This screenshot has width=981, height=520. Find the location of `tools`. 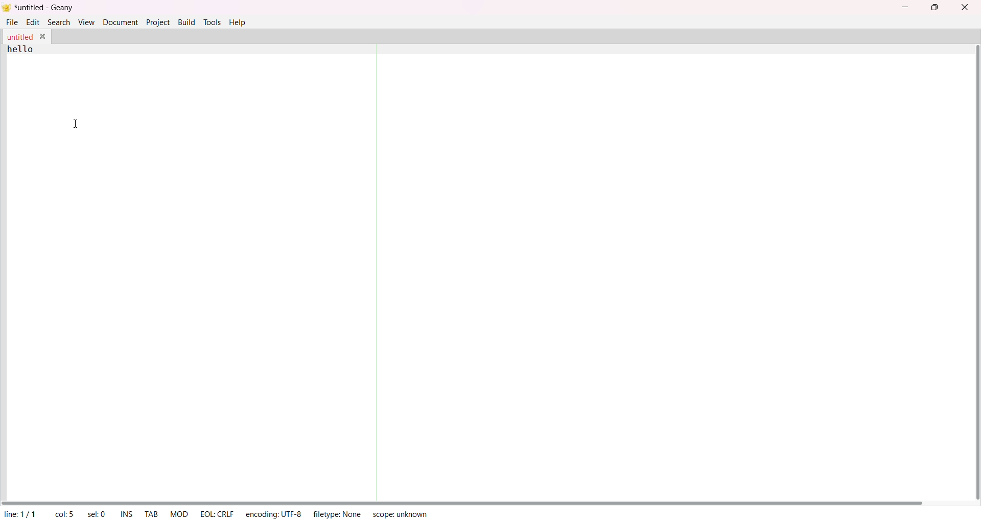

tools is located at coordinates (212, 22).